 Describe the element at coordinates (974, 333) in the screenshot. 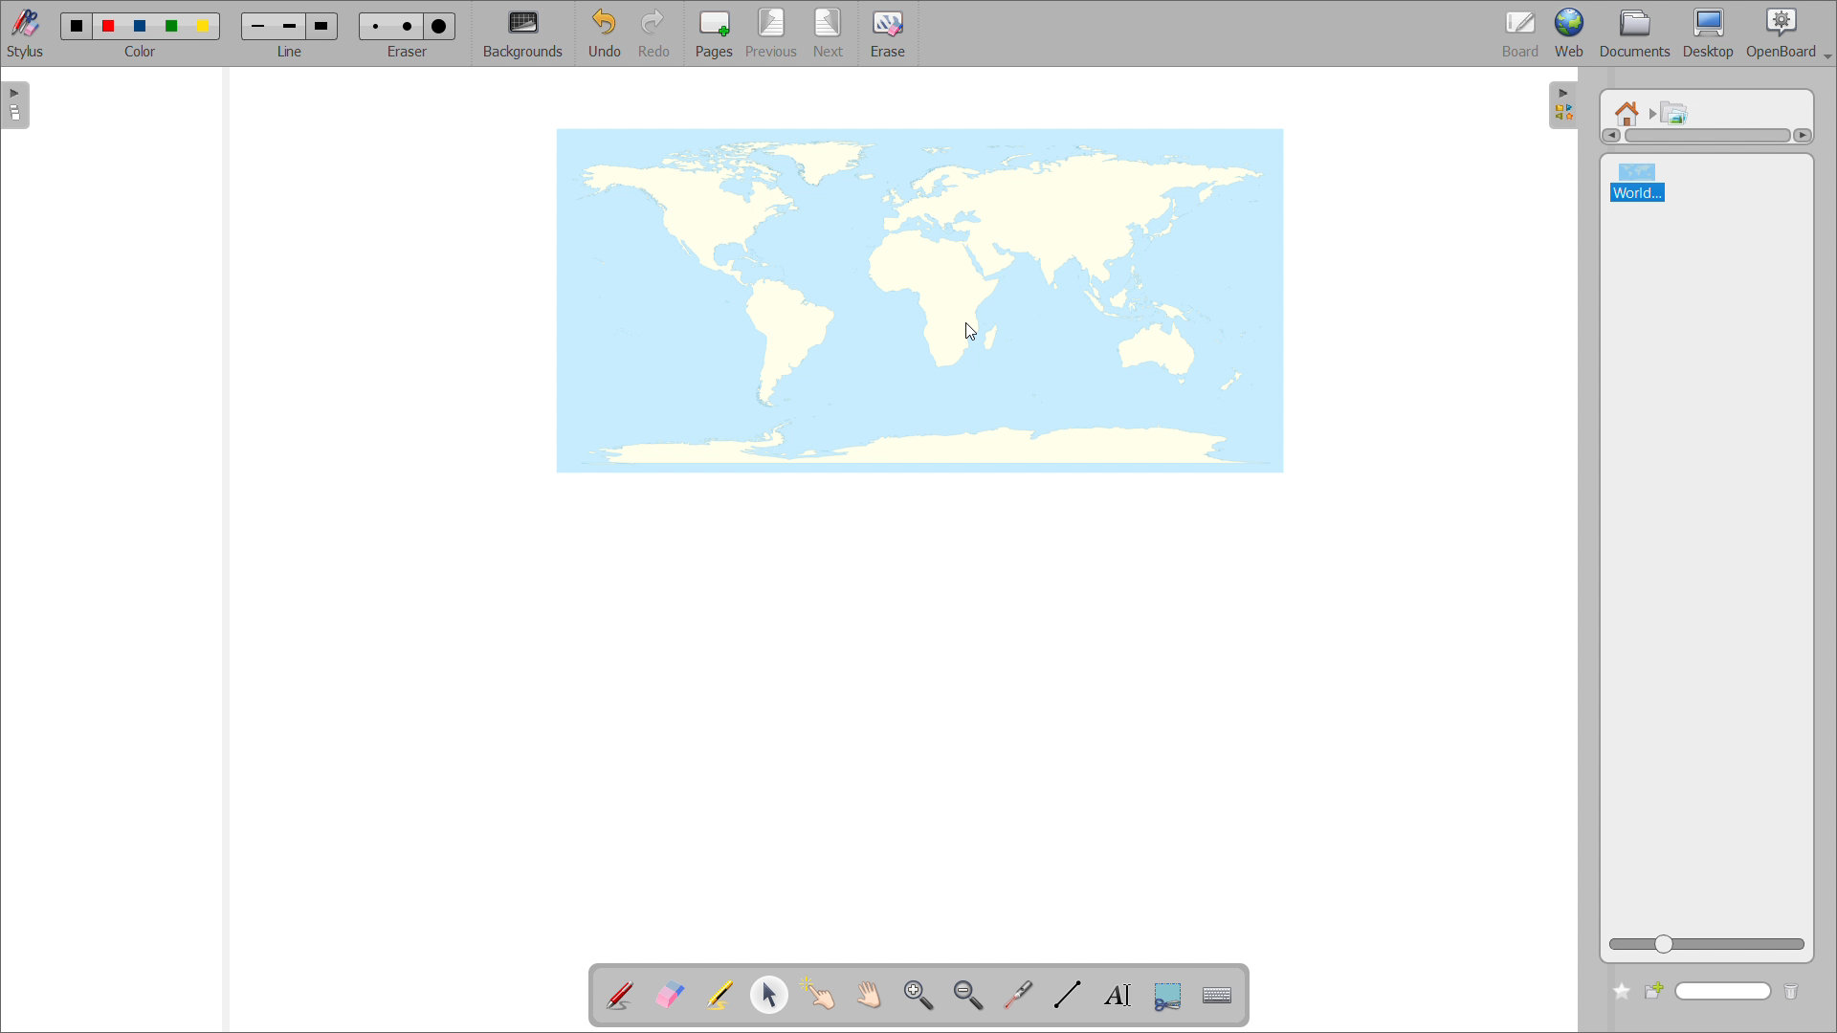

I see `cursor` at that location.